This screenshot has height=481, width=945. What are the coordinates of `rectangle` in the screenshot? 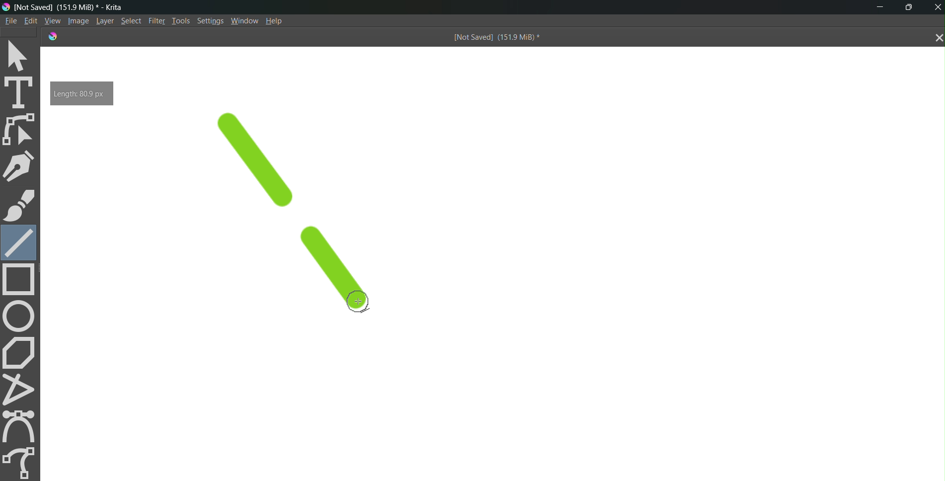 It's located at (22, 280).